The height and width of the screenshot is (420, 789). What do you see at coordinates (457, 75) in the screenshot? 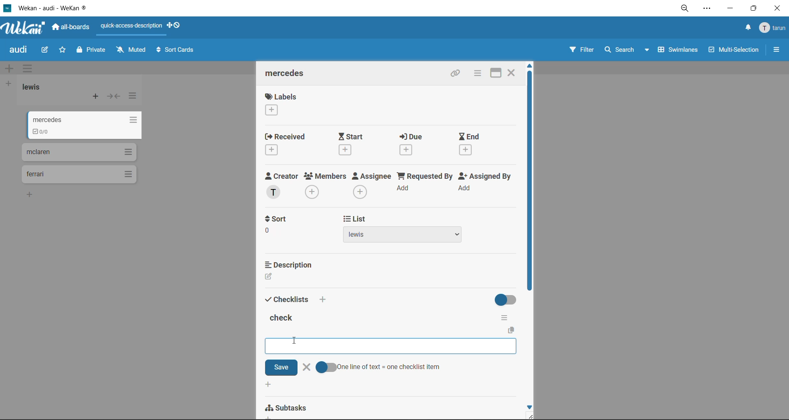
I see `copy` at bounding box center [457, 75].